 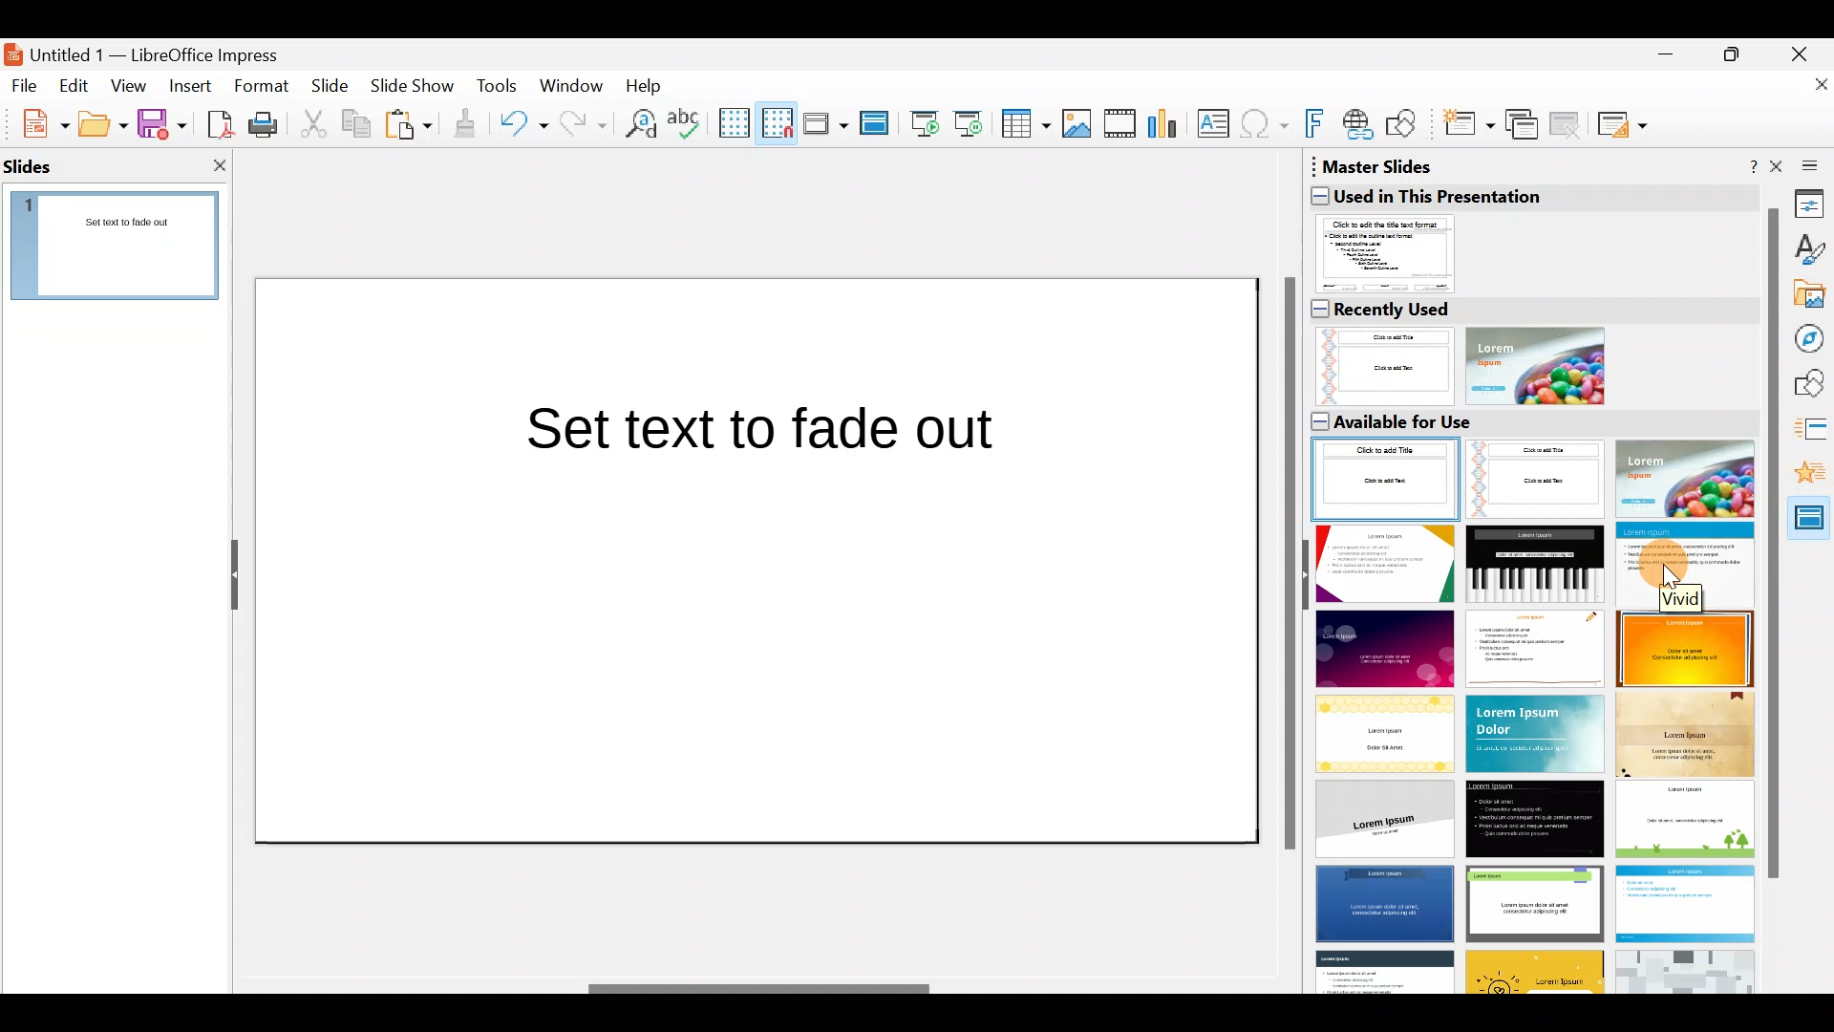 What do you see at coordinates (1525, 125) in the screenshot?
I see `Duplicate slide` at bounding box center [1525, 125].